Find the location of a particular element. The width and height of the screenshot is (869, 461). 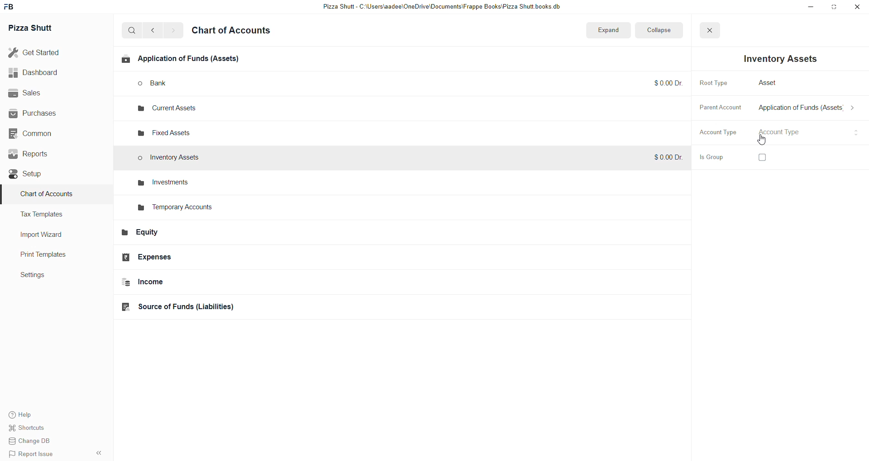

$0.00 Dr. is located at coordinates (664, 83).